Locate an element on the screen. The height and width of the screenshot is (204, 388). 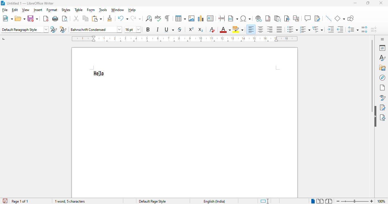
insert bookmark is located at coordinates (287, 18).